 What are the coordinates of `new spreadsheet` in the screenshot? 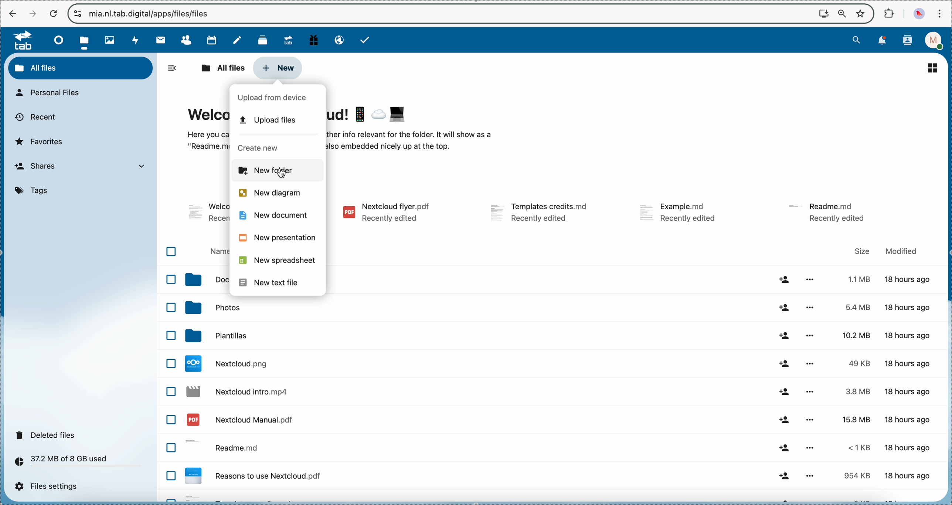 It's located at (278, 261).